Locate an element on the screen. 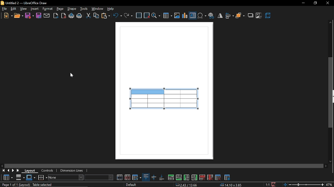  insert chart is located at coordinates (185, 15).